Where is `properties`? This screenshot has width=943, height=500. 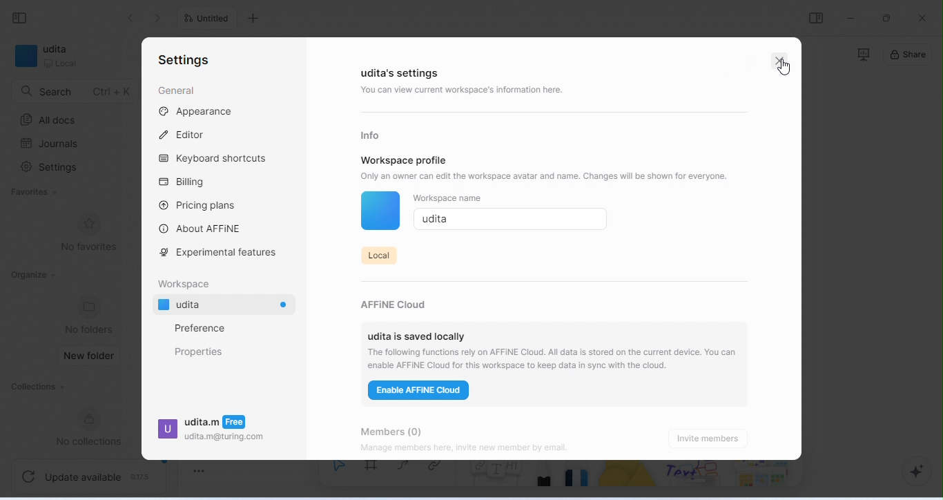
properties is located at coordinates (200, 352).